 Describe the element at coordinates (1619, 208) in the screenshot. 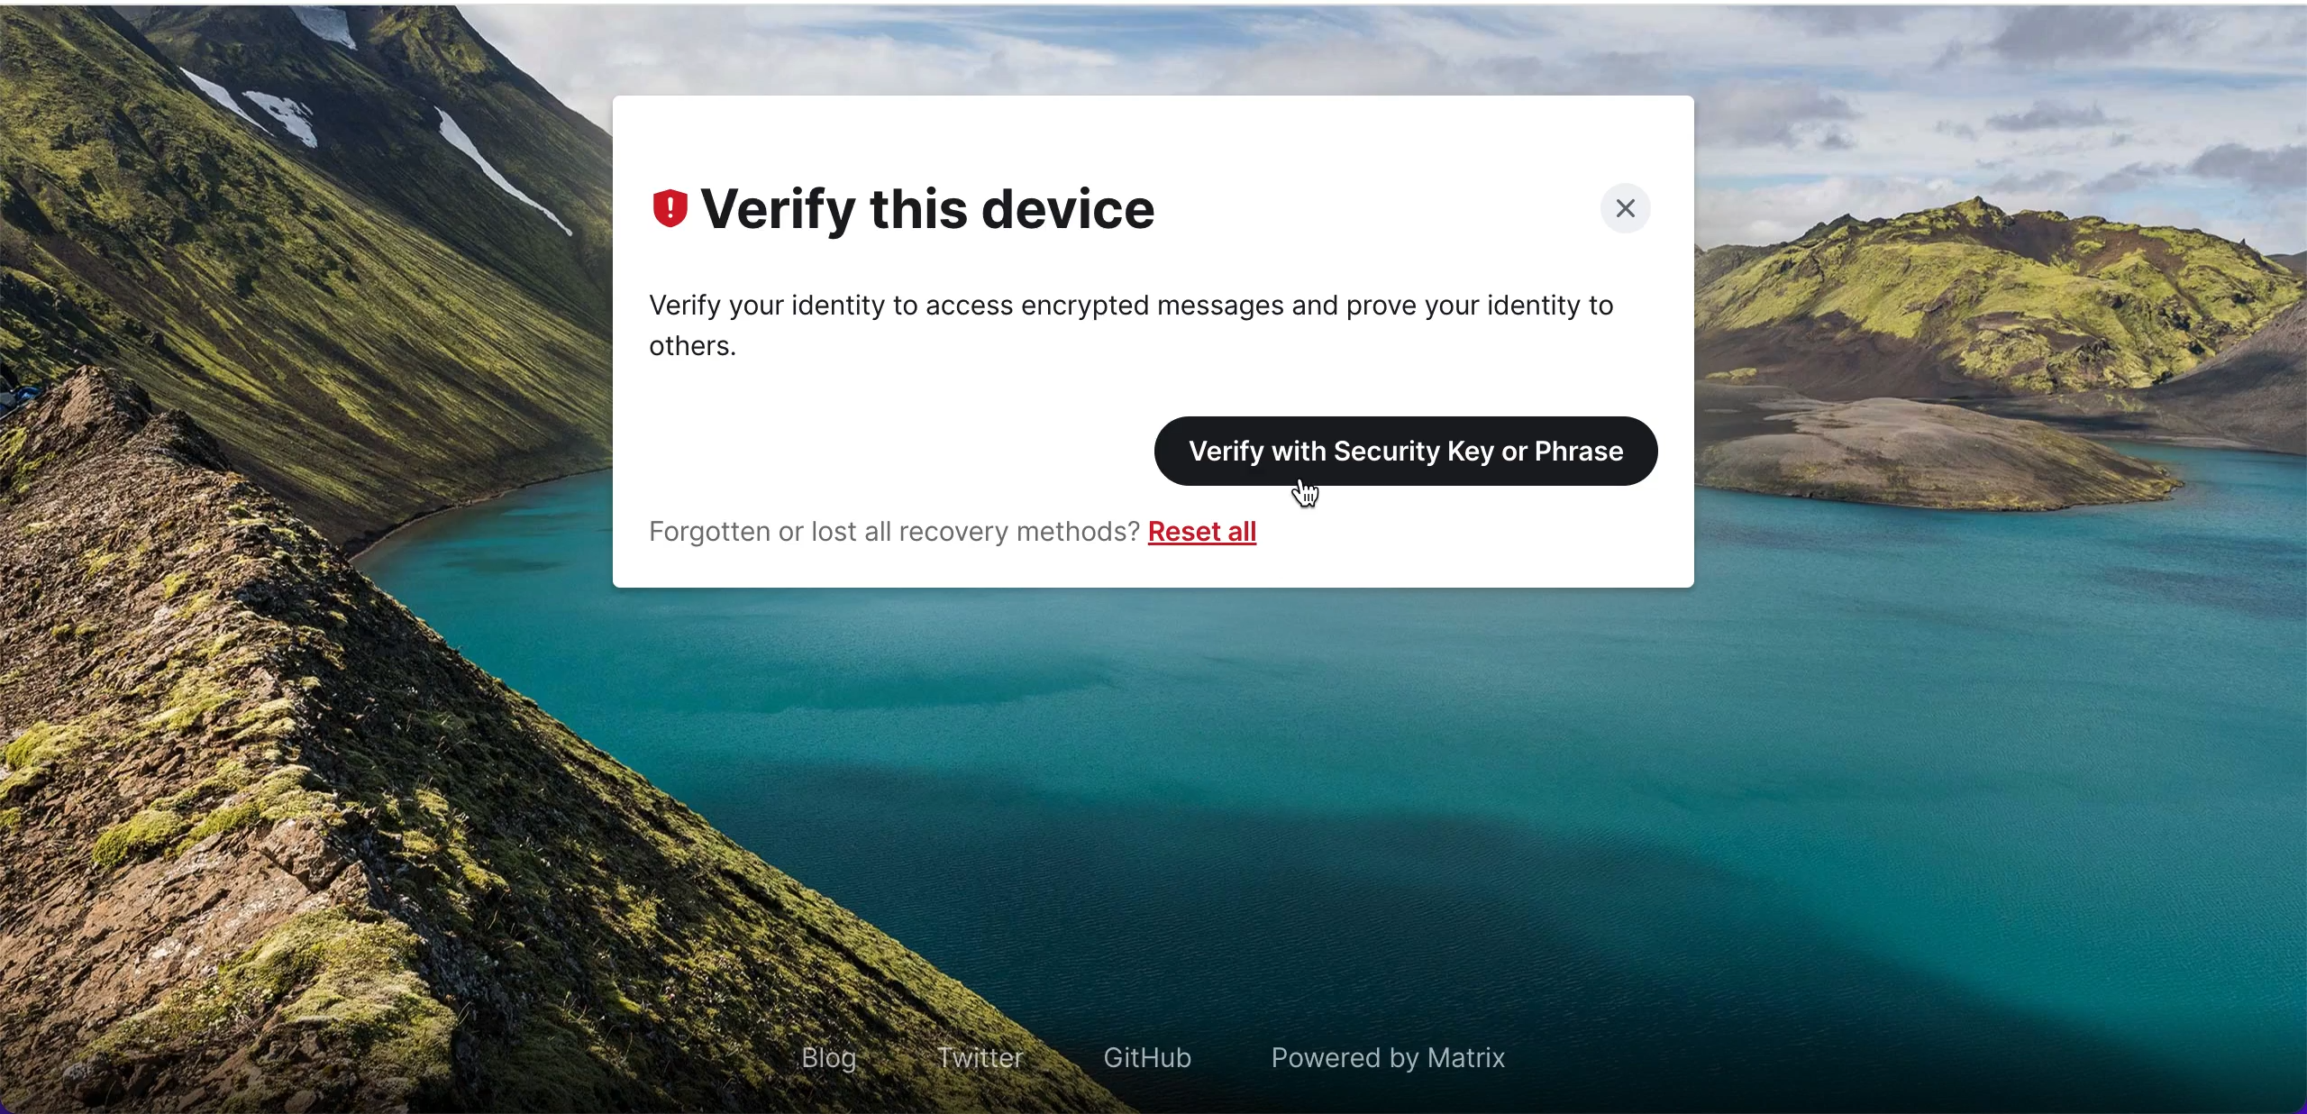

I see `close` at that location.